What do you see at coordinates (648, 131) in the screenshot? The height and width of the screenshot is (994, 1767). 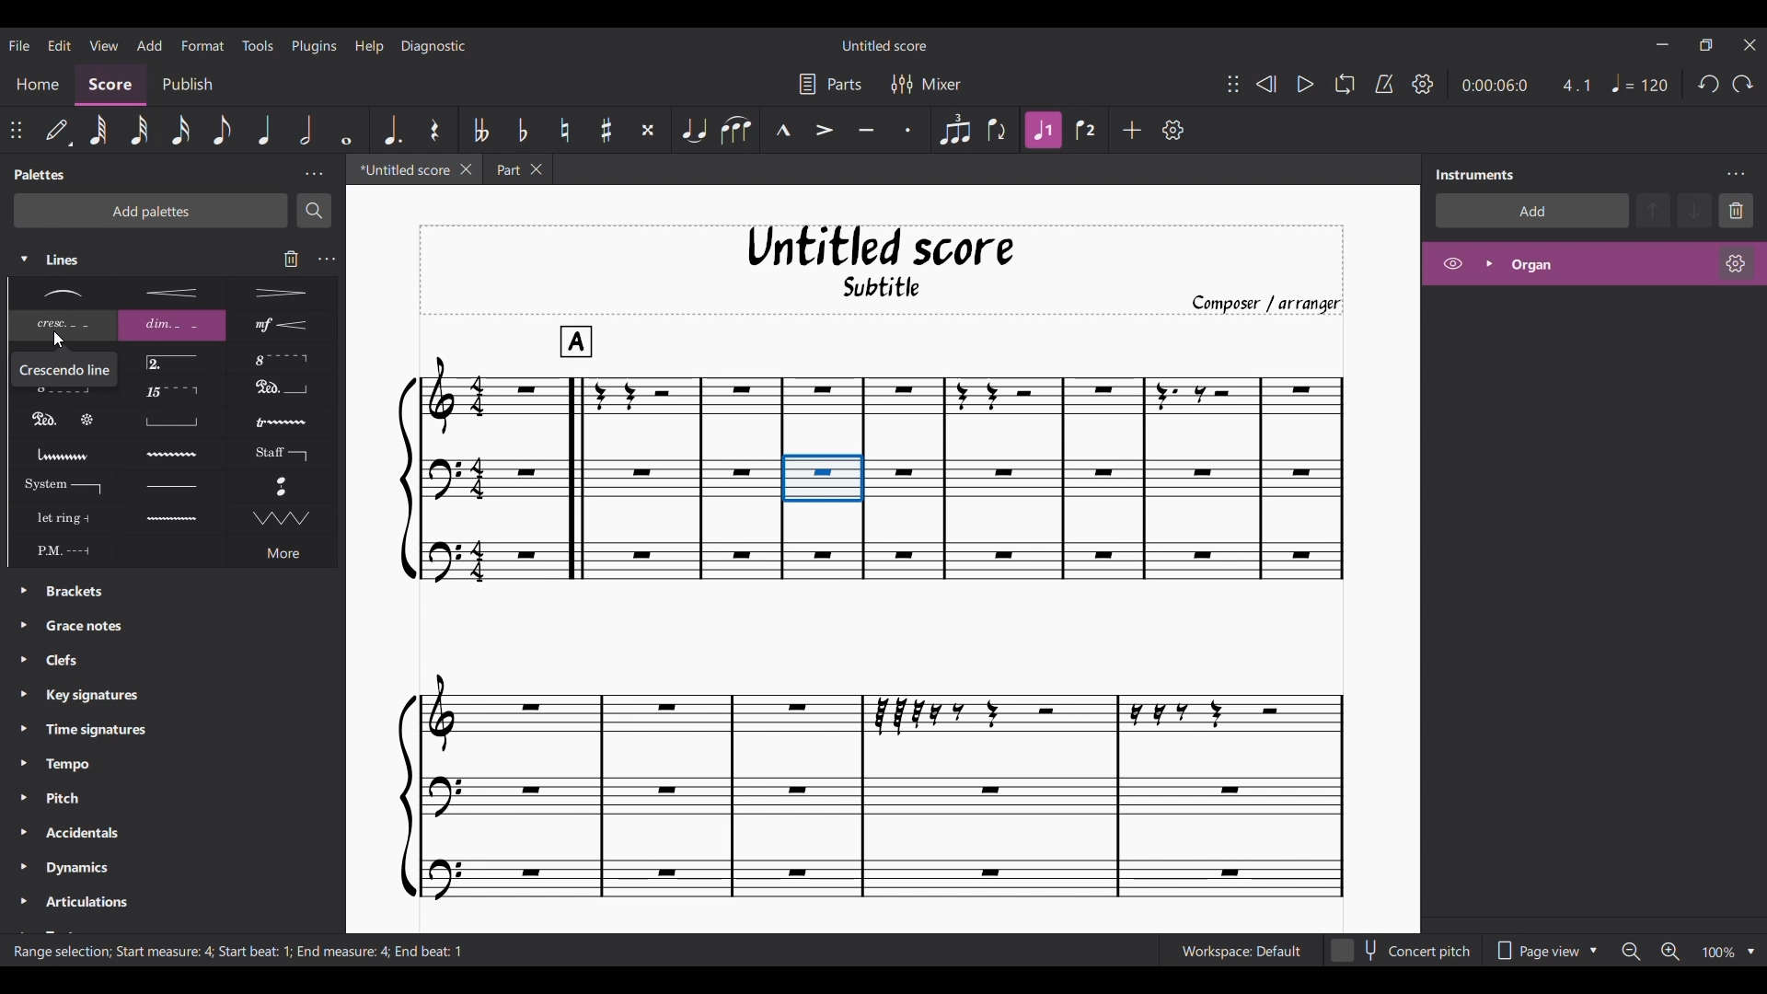 I see `Toggle double sharp` at bounding box center [648, 131].